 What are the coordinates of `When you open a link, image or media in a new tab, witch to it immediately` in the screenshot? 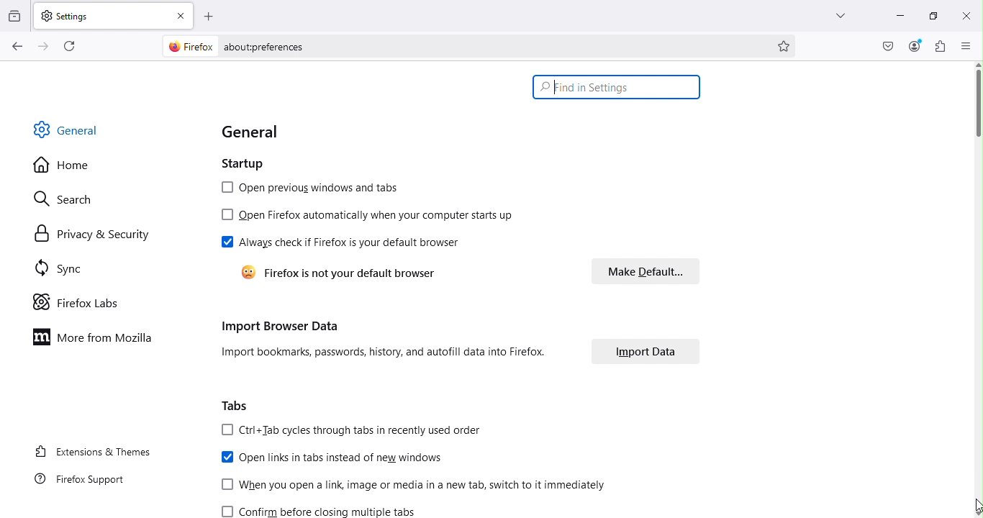 It's located at (412, 484).